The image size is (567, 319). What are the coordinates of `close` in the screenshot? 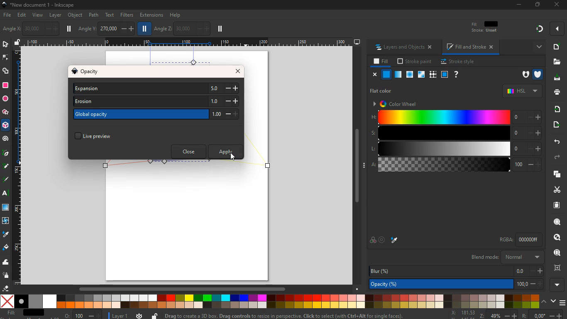 It's located at (240, 71).